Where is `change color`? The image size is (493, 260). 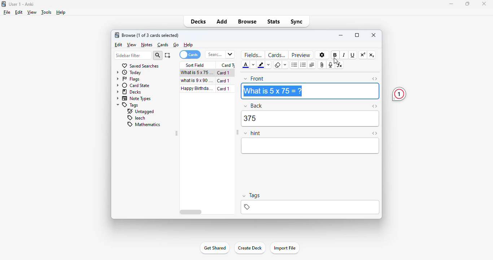 change color is located at coordinates (269, 65).